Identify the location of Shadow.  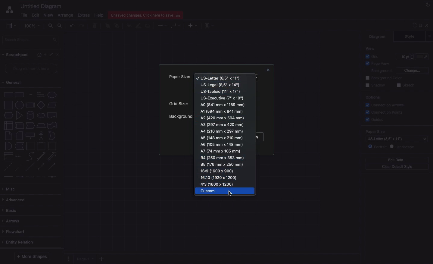
(148, 25).